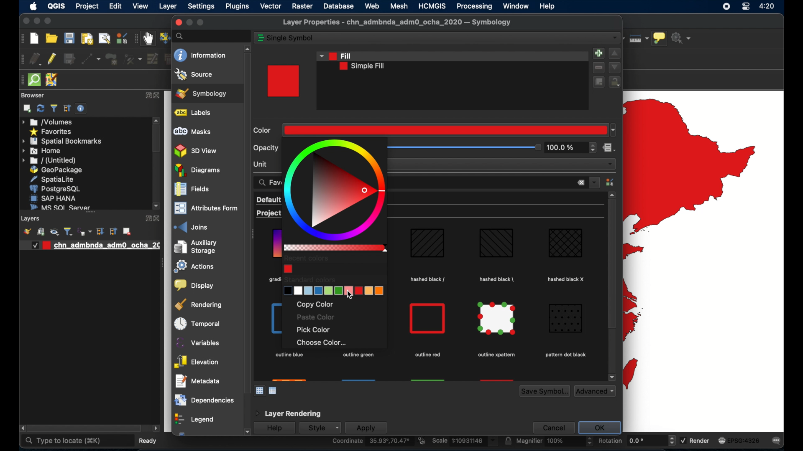 The image size is (803, 451). I want to click on legend, so click(194, 420).